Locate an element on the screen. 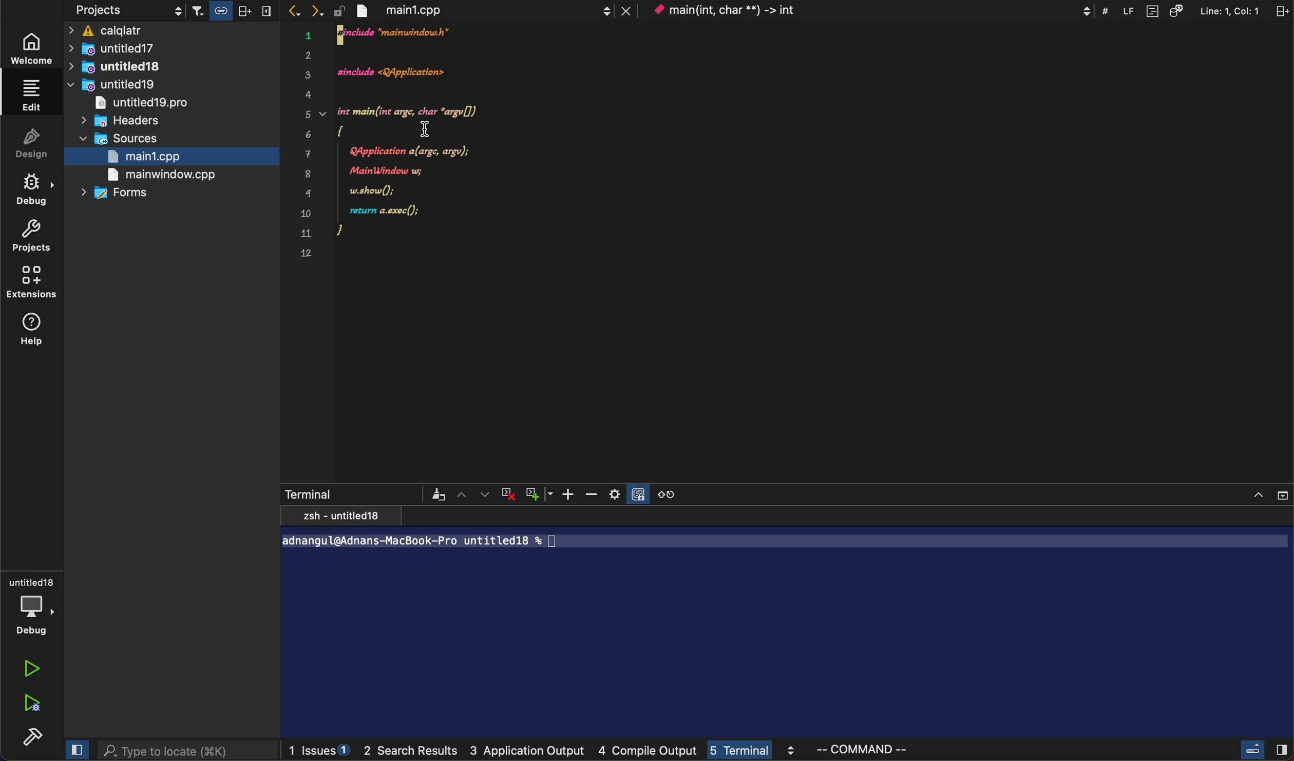  terminal is located at coordinates (757, 751).